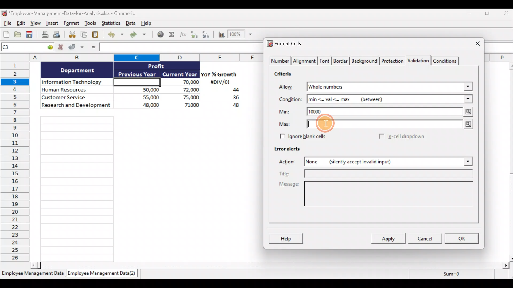  What do you see at coordinates (184, 106) in the screenshot?
I see `71,000` at bounding box center [184, 106].